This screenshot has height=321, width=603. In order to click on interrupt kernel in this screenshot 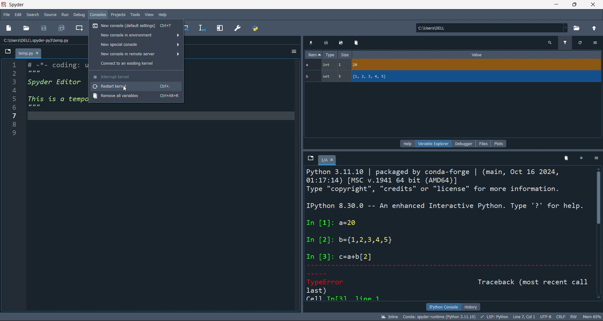, I will do `click(136, 76)`.